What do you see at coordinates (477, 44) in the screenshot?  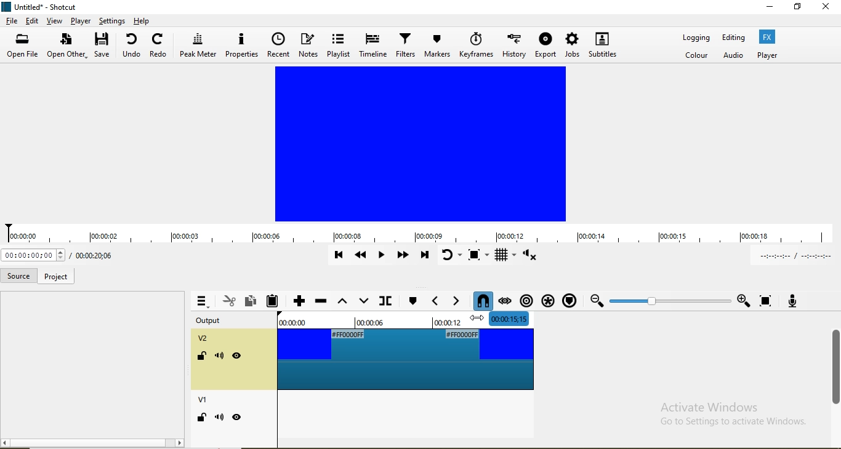 I see `keyframe` at bounding box center [477, 44].